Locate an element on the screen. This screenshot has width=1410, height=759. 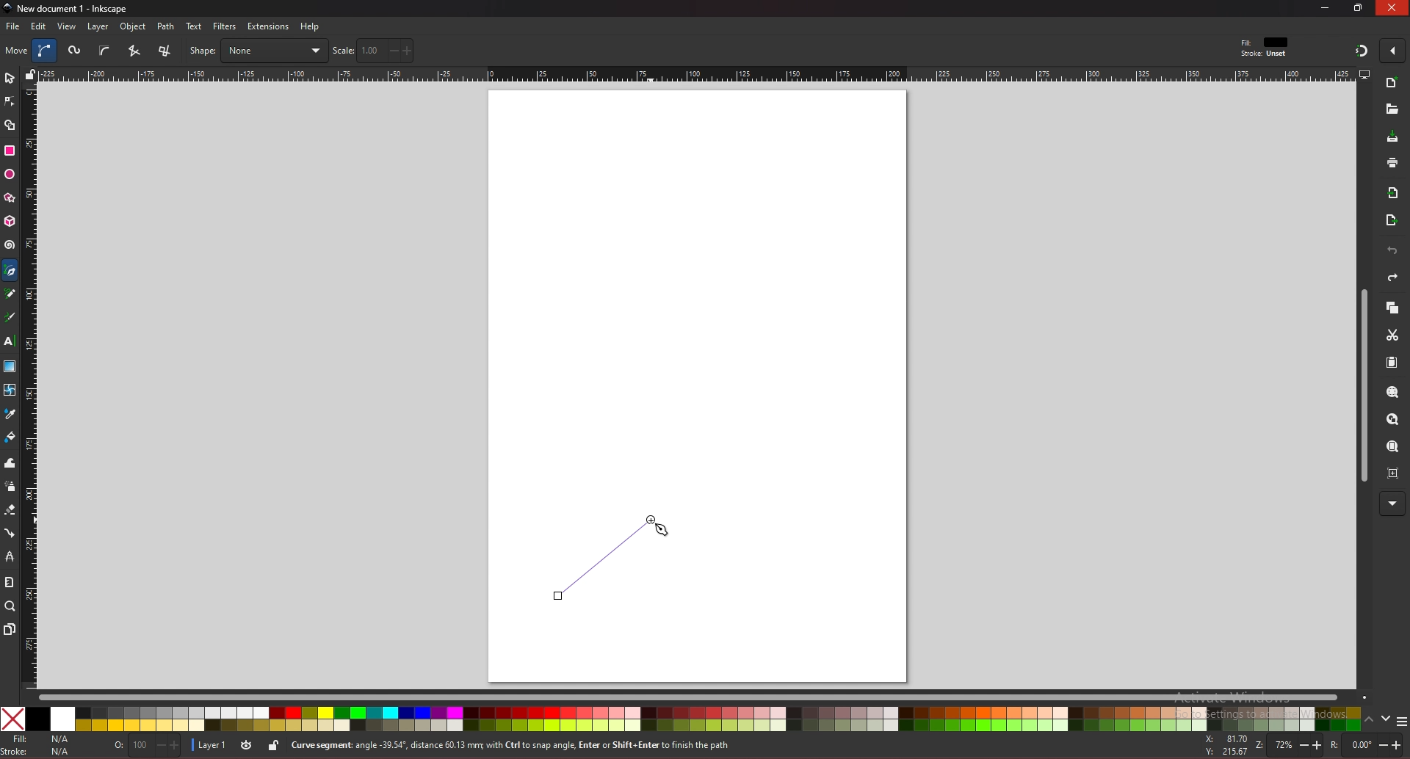
selector is located at coordinates (10, 78).